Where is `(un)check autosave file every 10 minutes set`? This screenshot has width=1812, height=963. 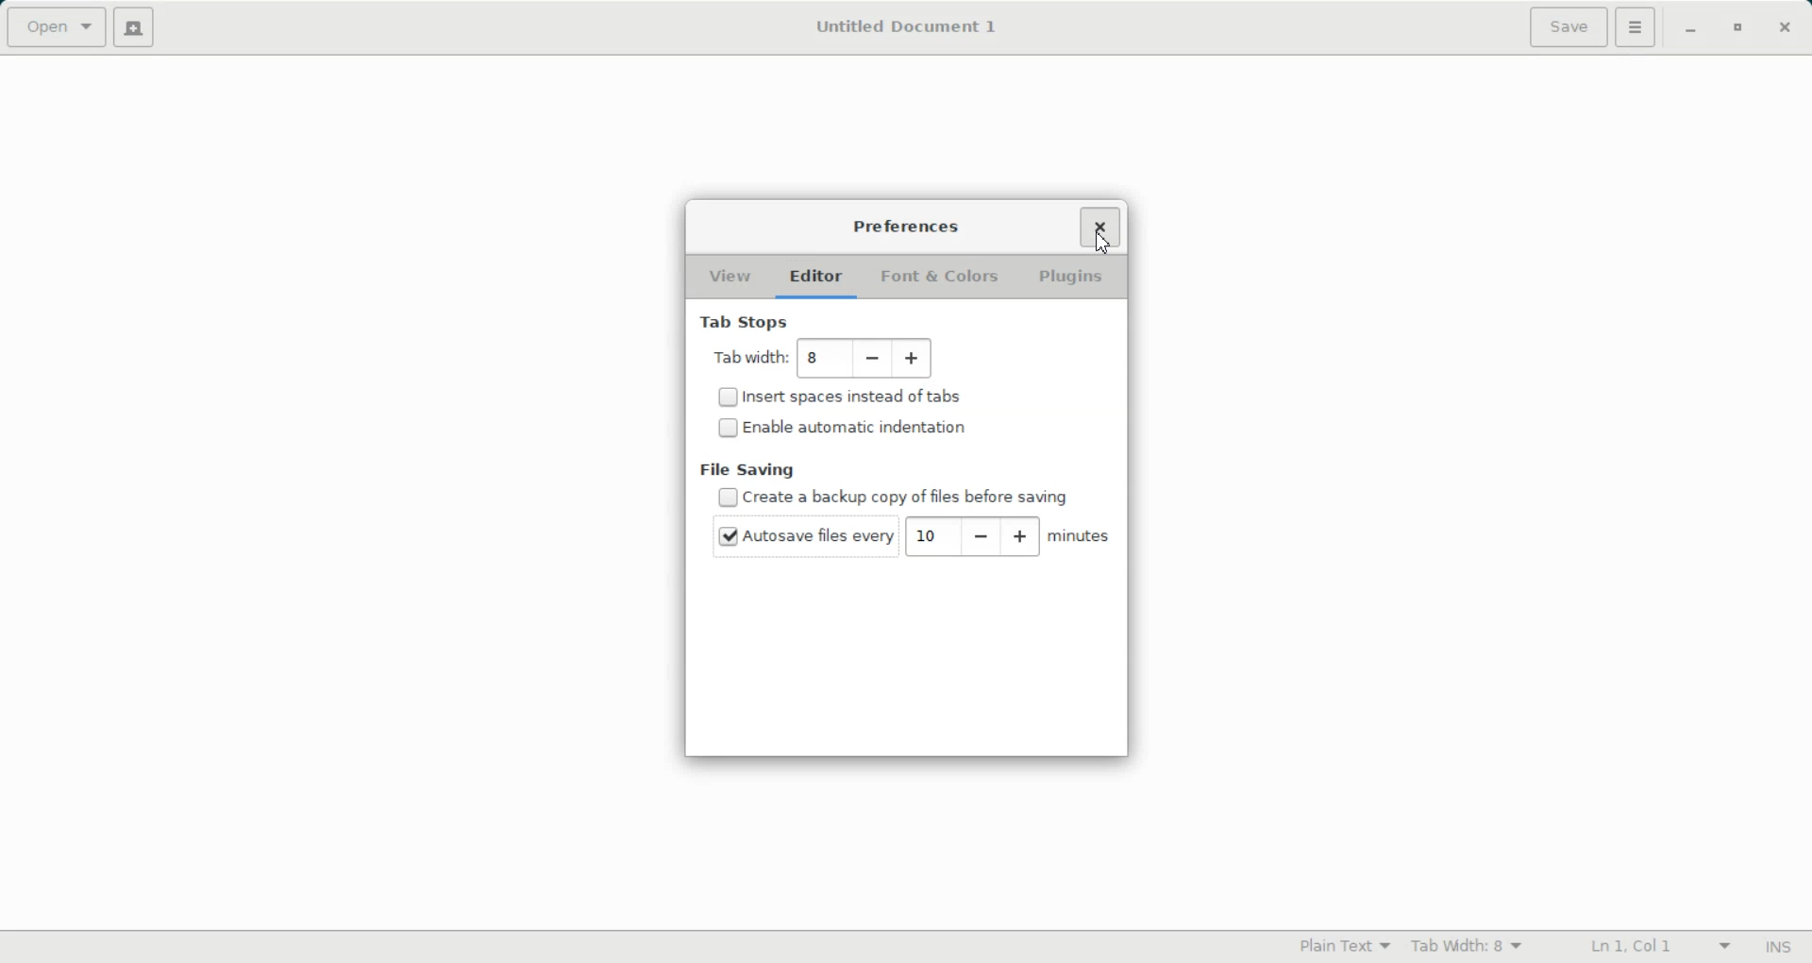
(un)check autosave file every 10 minutes set is located at coordinates (801, 535).